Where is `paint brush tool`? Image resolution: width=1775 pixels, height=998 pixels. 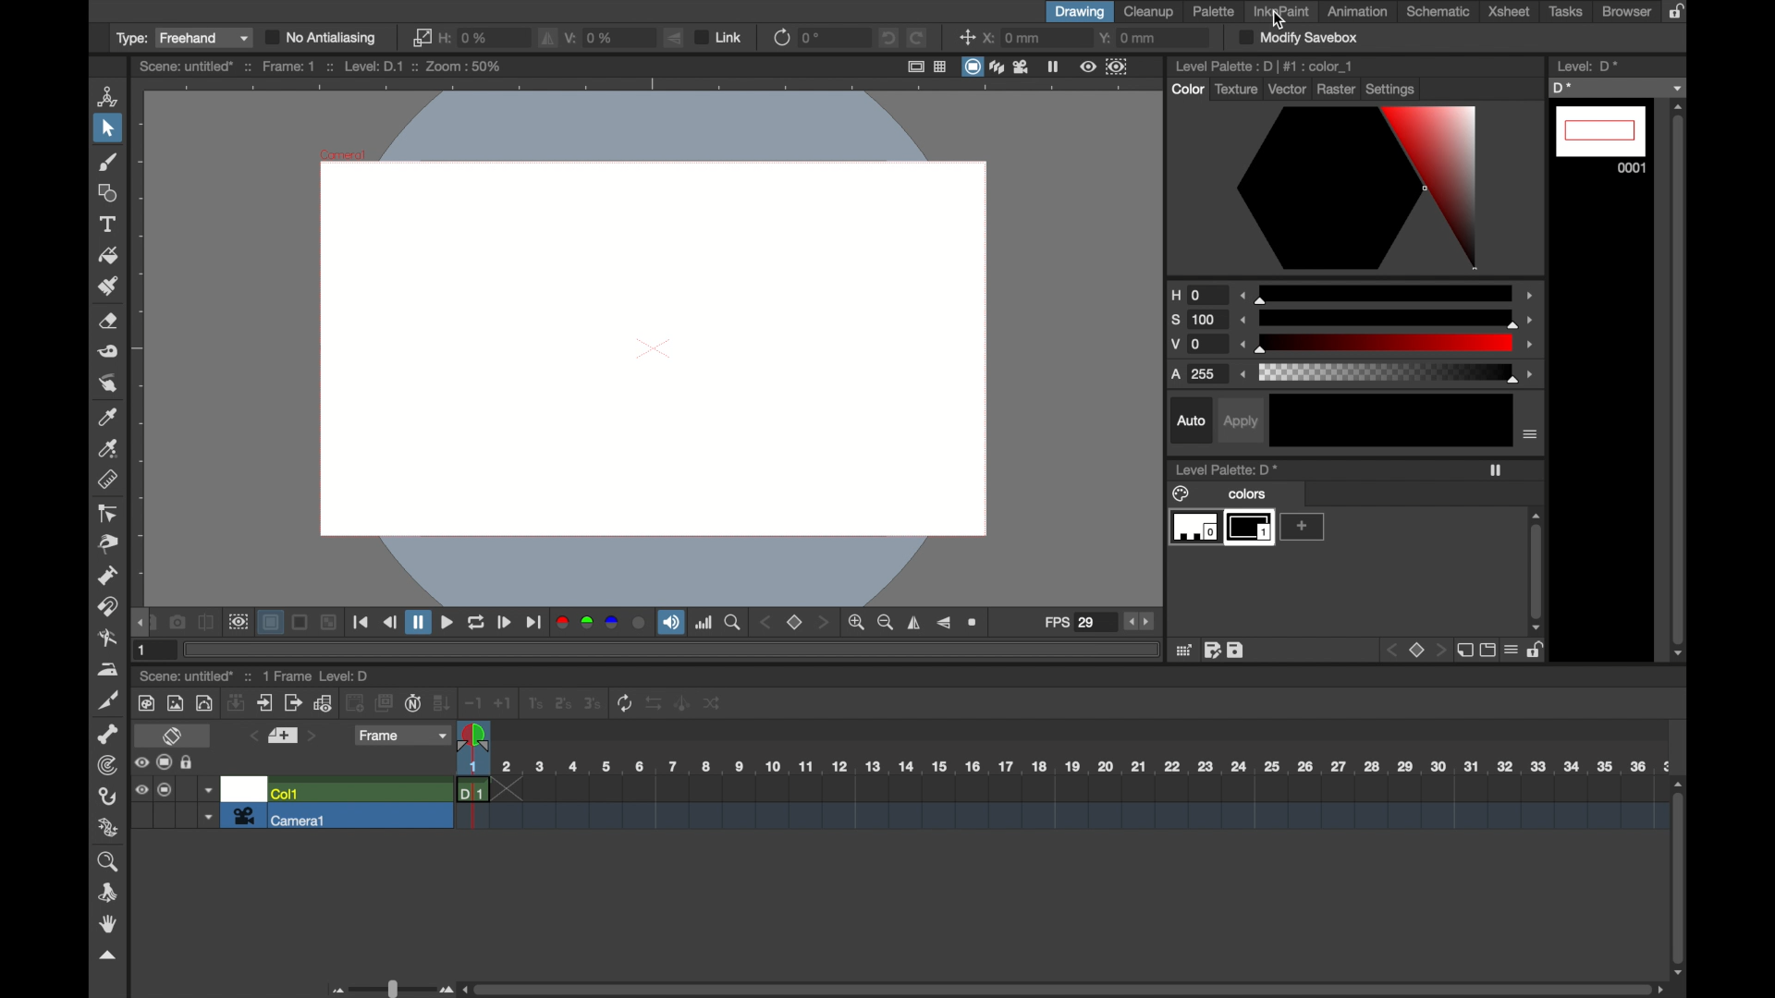 paint brush tool is located at coordinates (105, 162).